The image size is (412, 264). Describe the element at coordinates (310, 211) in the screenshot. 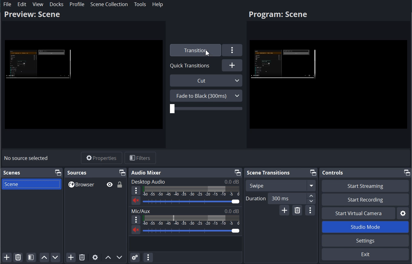

I see `Transition Properties` at that location.